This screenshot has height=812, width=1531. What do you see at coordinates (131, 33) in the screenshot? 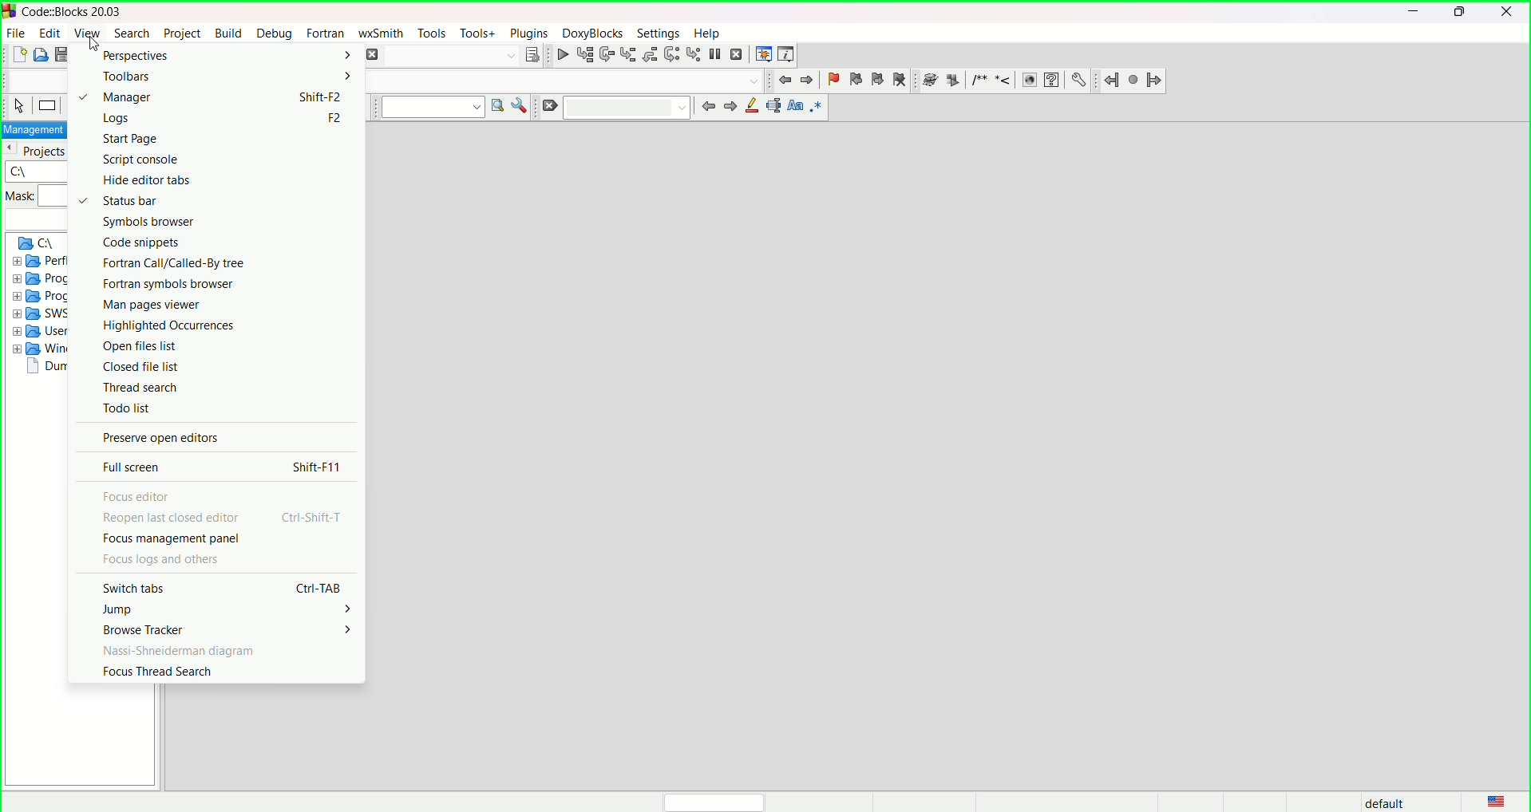
I see `search` at bounding box center [131, 33].